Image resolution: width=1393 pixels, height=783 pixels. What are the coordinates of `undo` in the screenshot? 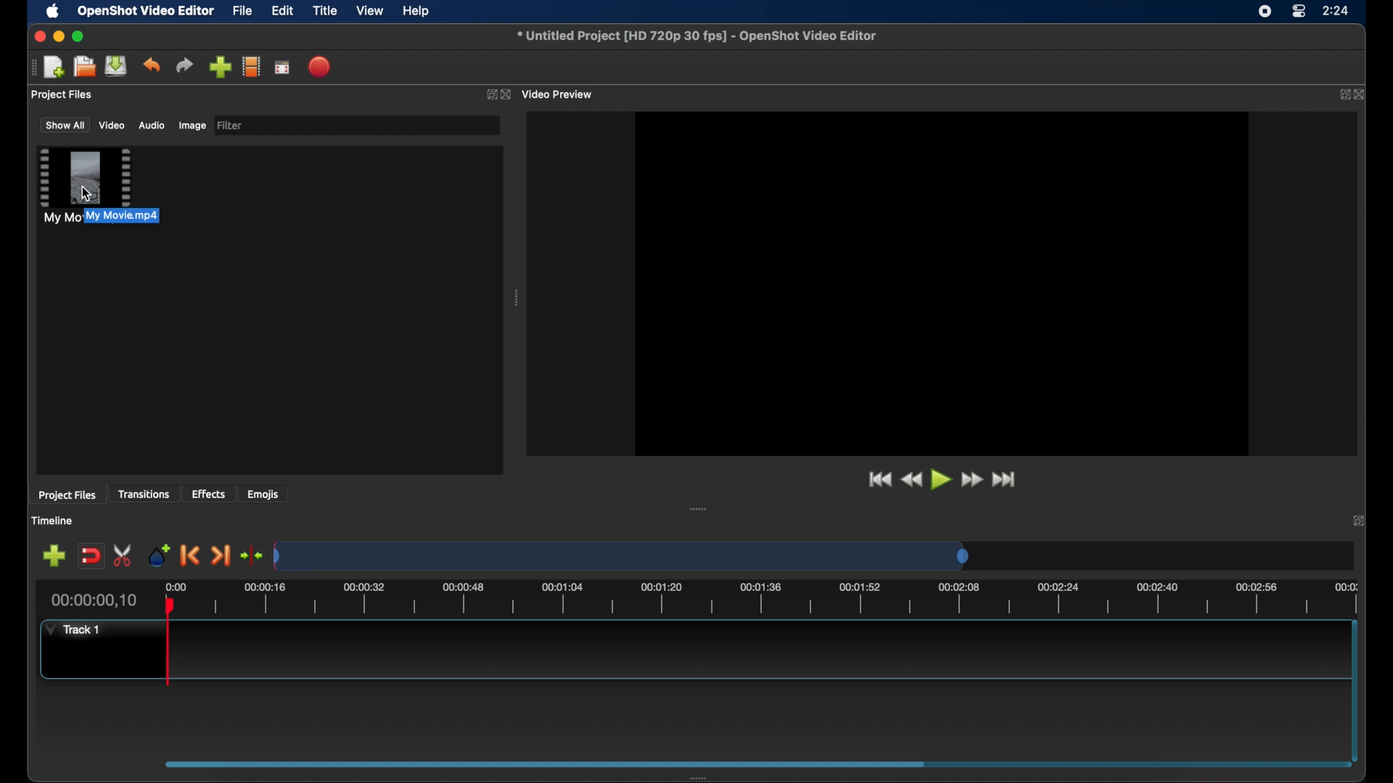 It's located at (151, 65).